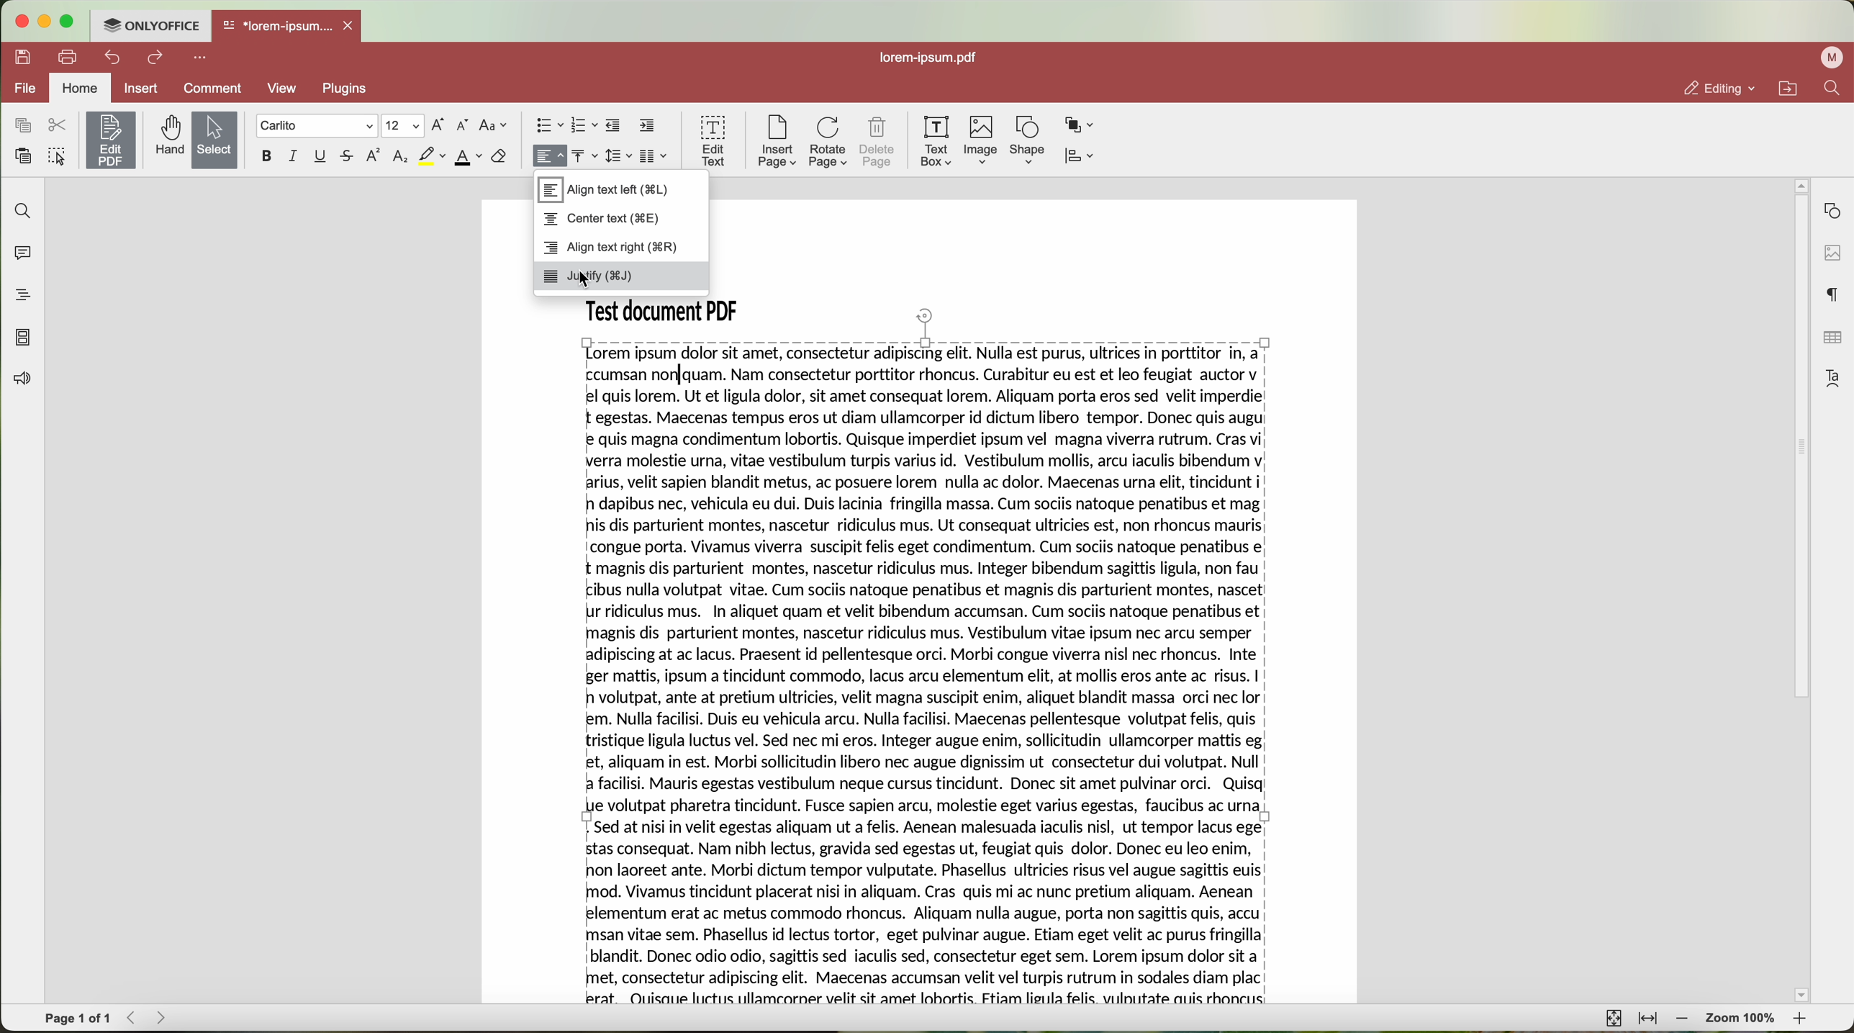 Image resolution: width=1854 pixels, height=1033 pixels. I want to click on open file location, so click(1786, 88).